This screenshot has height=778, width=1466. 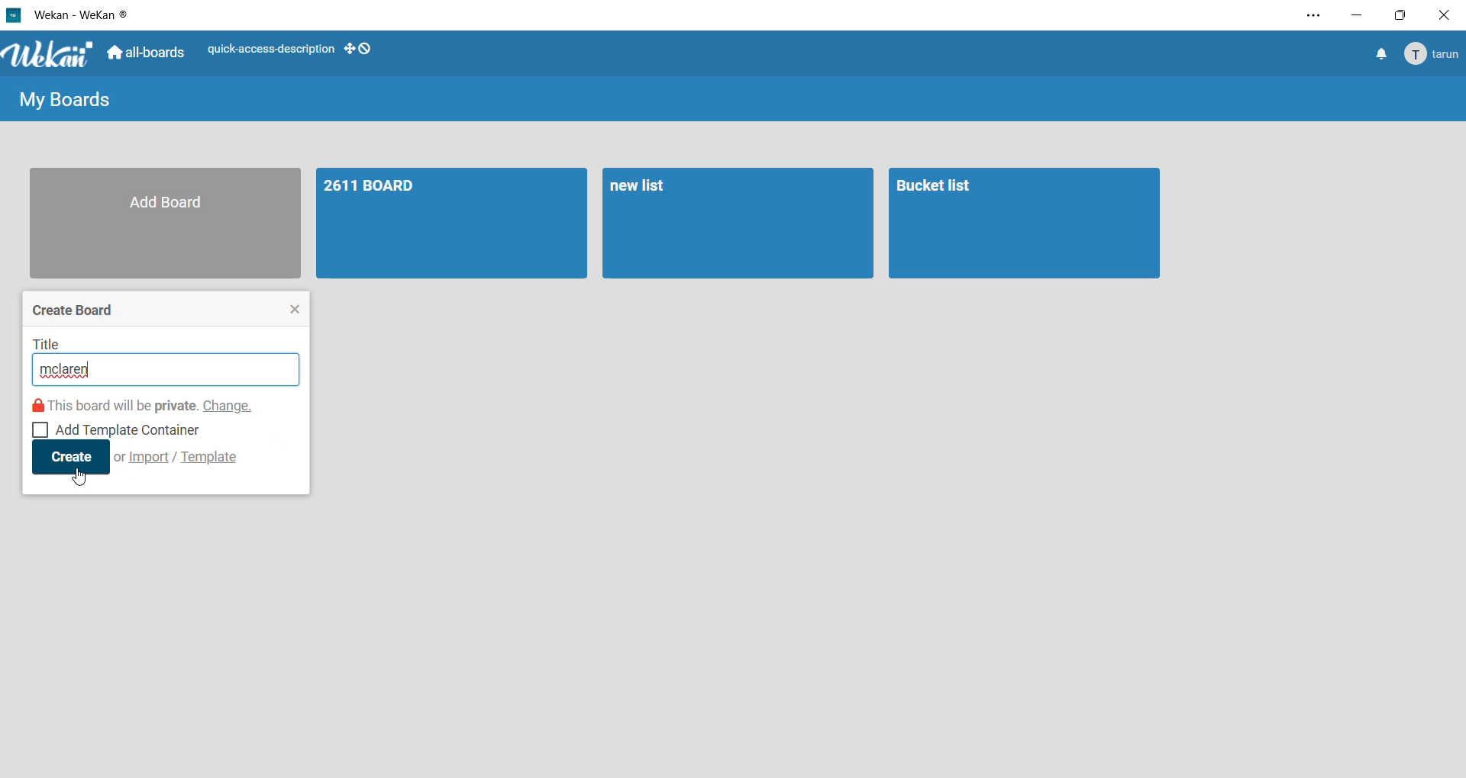 What do you see at coordinates (738, 225) in the screenshot?
I see `board 2` at bounding box center [738, 225].